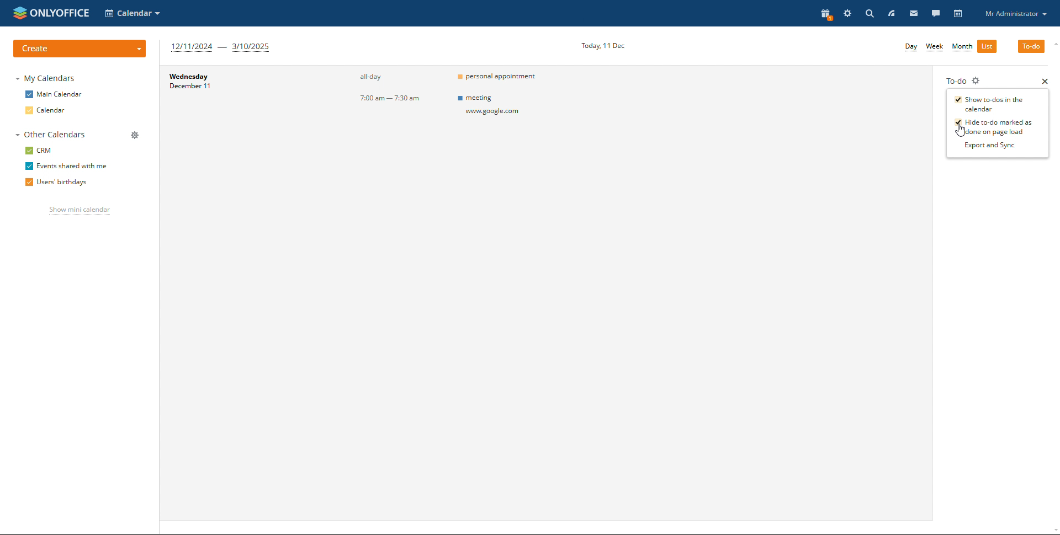 Image resolution: width=1060 pixels, height=535 pixels. I want to click on week view, so click(935, 47).